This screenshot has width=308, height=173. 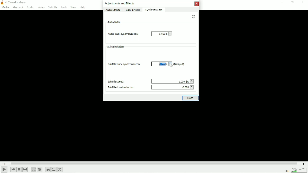 I want to click on Toggle playlist, so click(x=48, y=169).